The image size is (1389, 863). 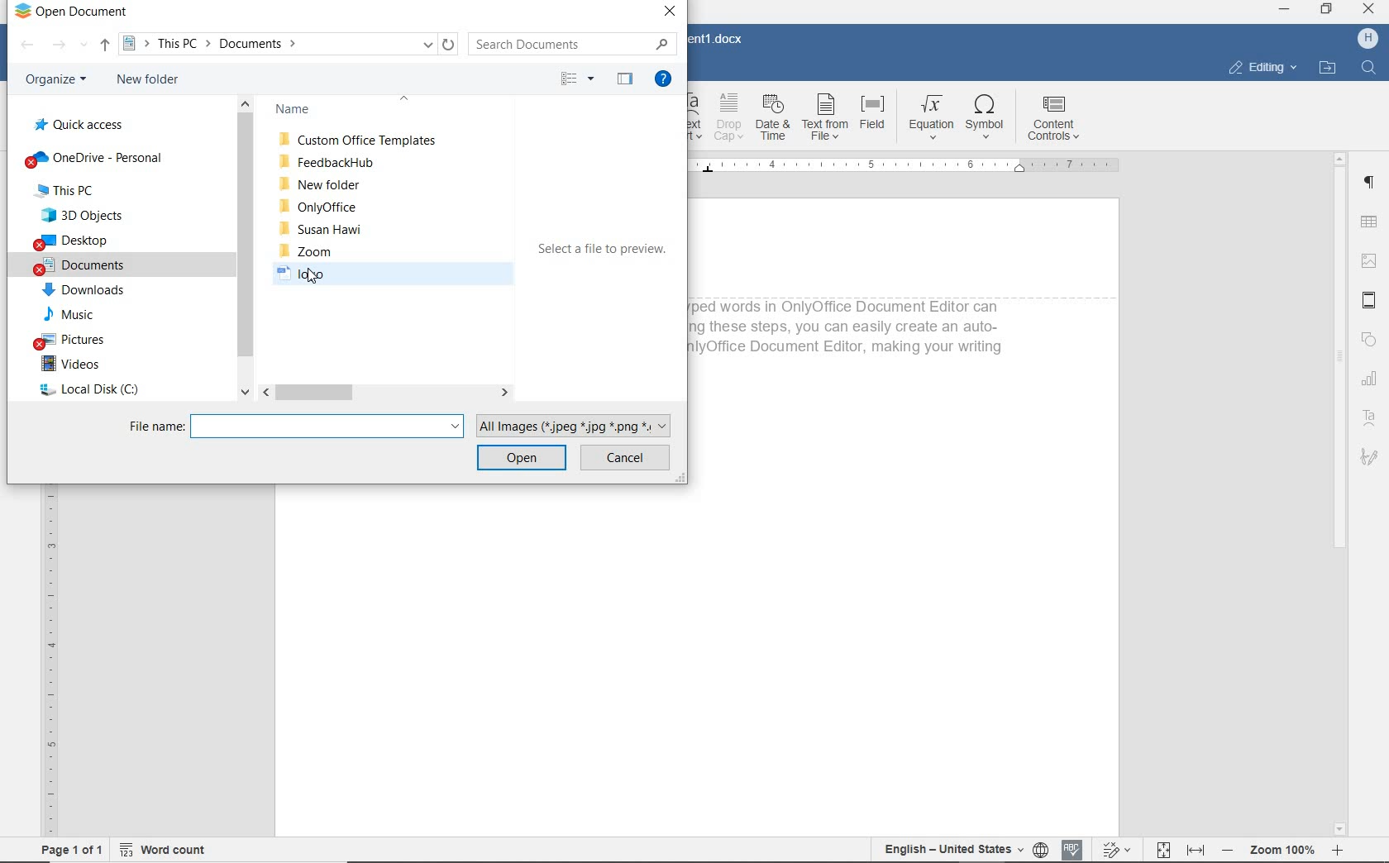 What do you see at coordinates (567, 43) in the screenshot?
I see `SEARCH DOCUMENT` at bounding box center [567, 43].